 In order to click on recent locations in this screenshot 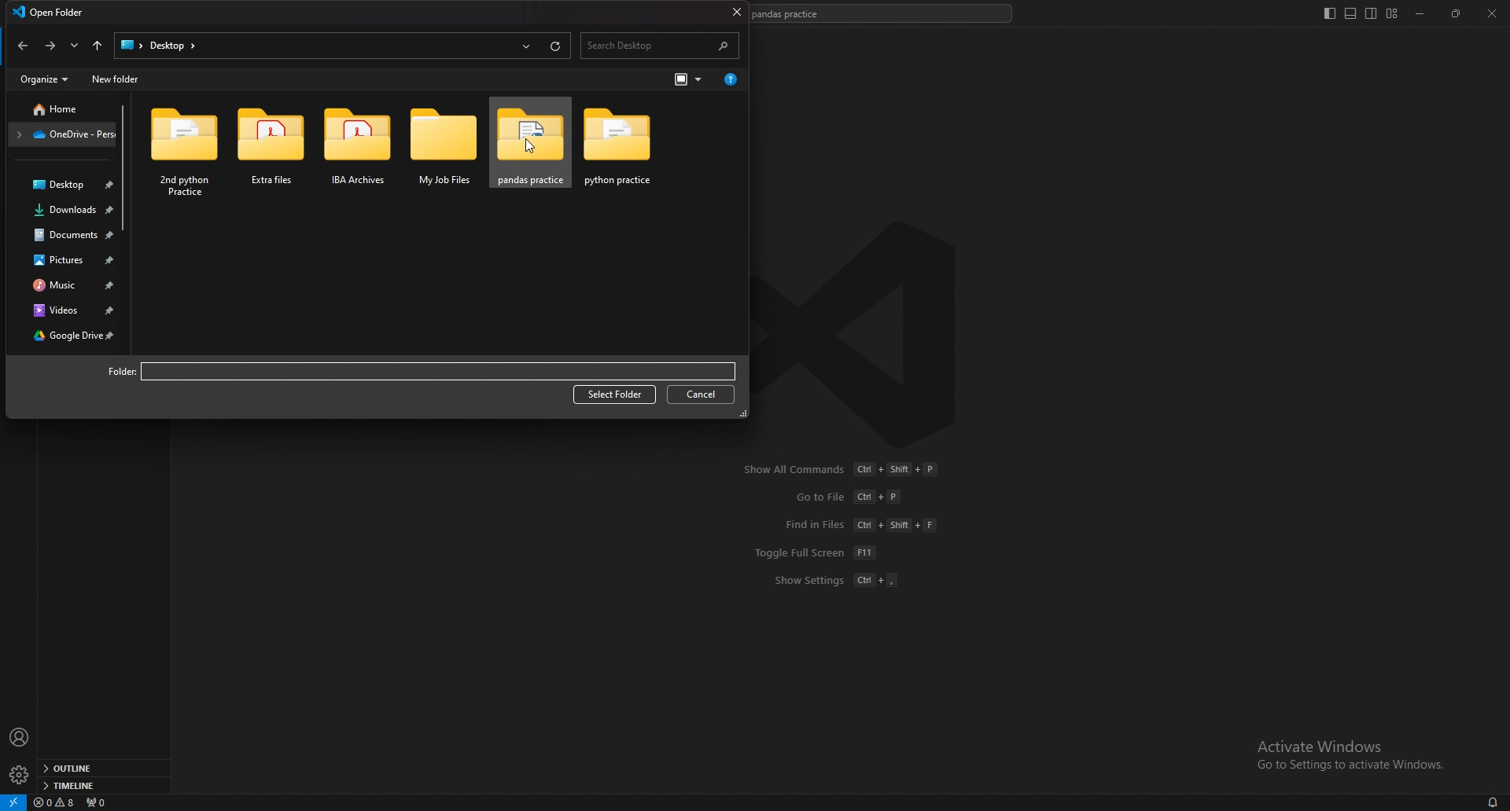, I will do `click(74, 45)`.